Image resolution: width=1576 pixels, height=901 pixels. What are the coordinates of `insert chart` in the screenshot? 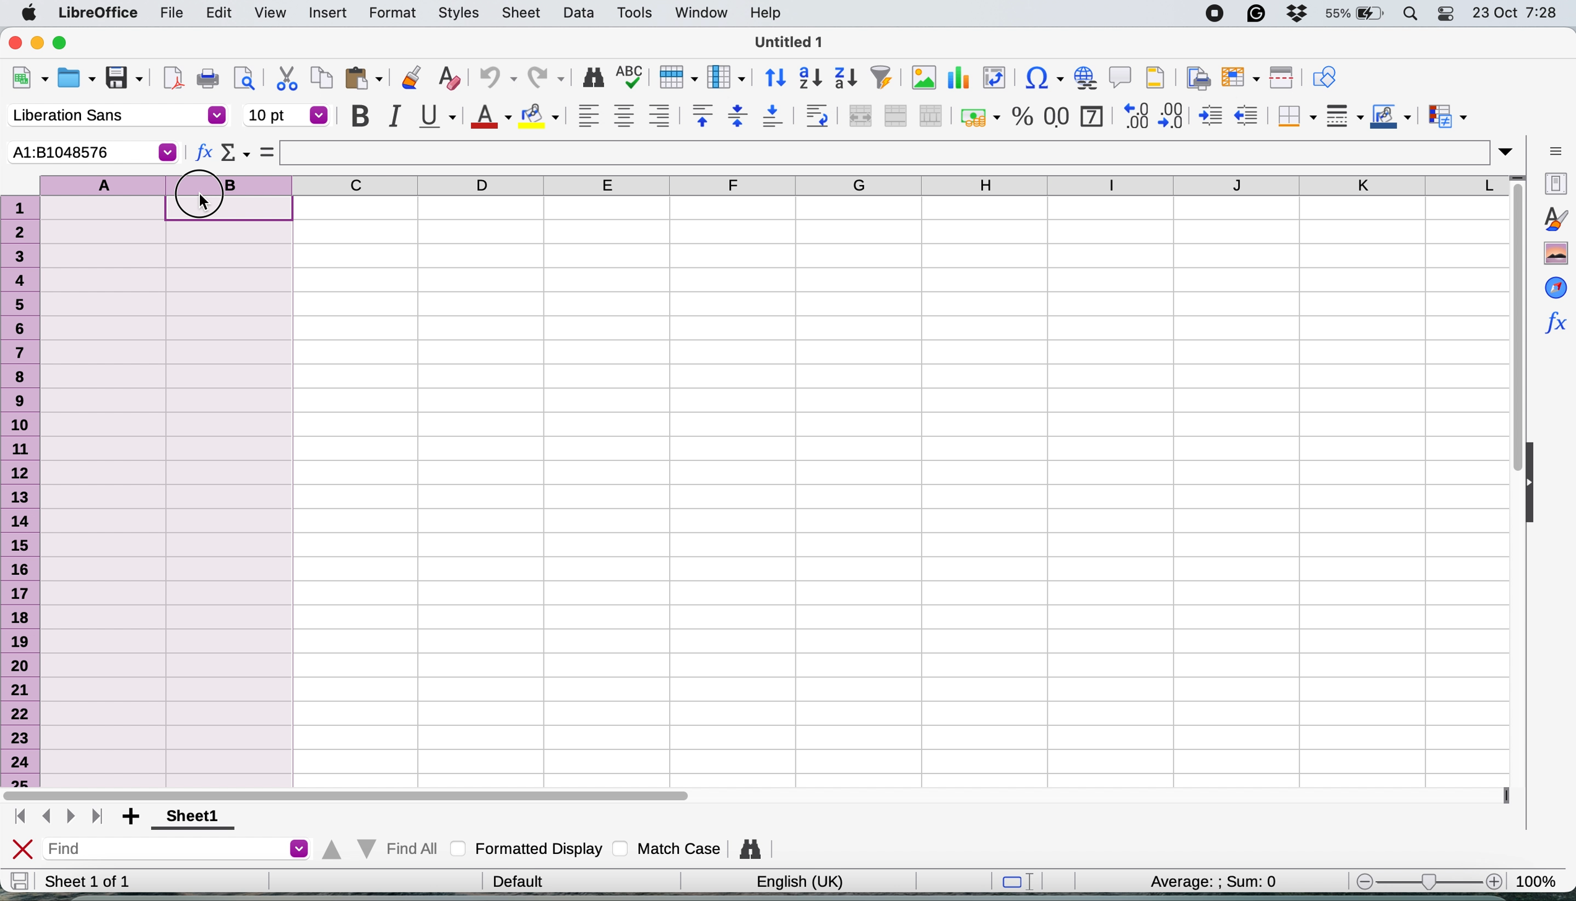 It's located at (960, 78).